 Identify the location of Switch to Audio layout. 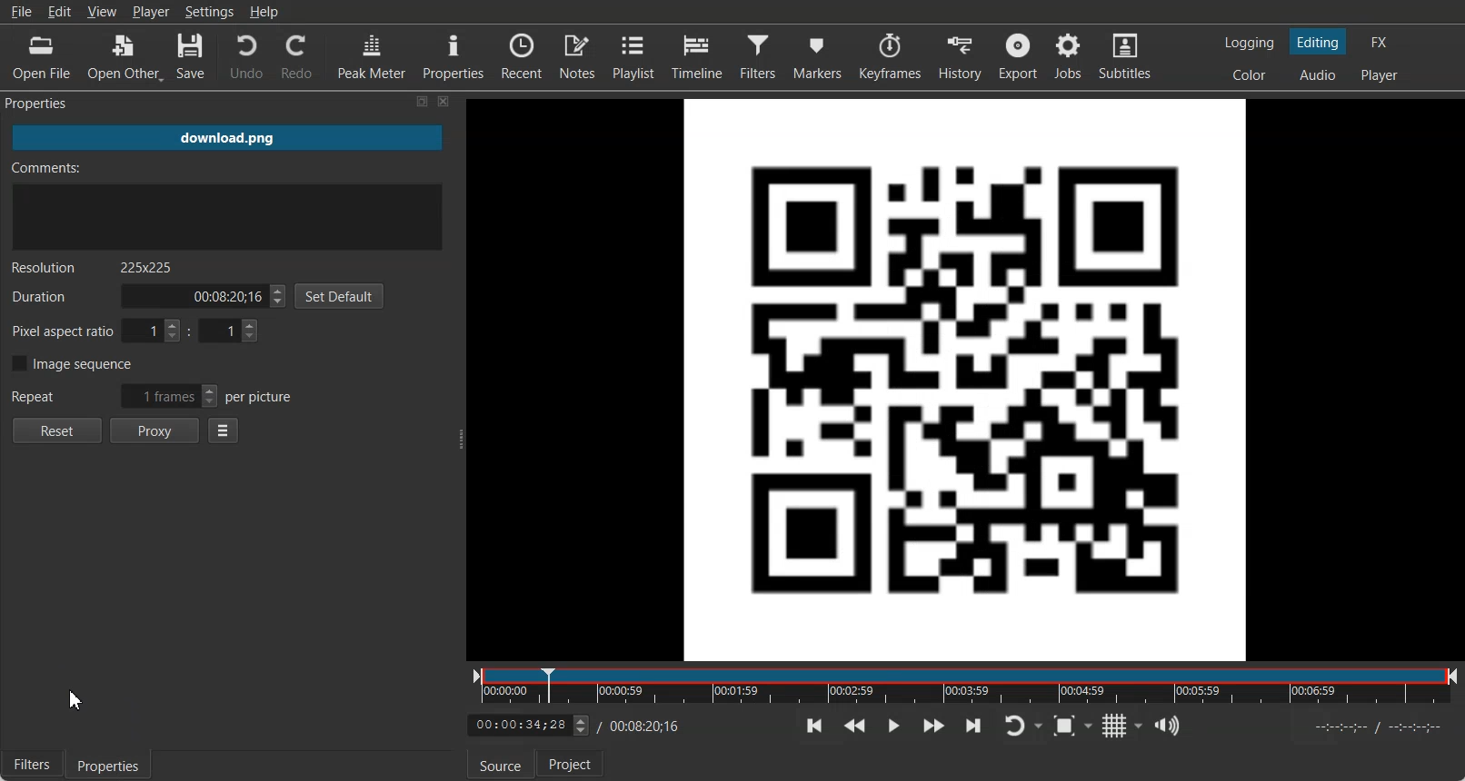
(1319, 74).